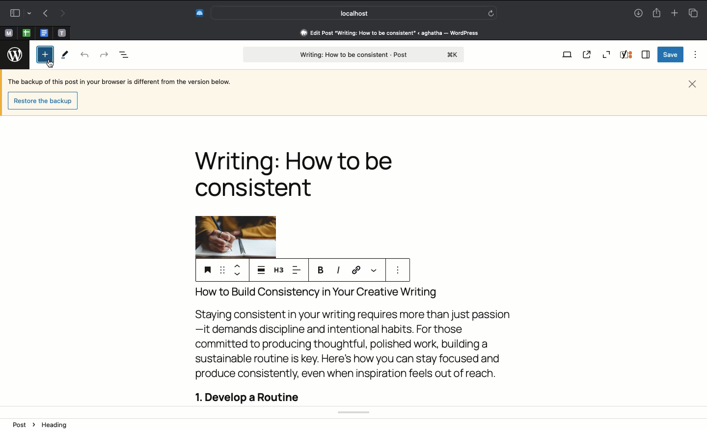  I want to click on Sidebar, so click(646, 54).